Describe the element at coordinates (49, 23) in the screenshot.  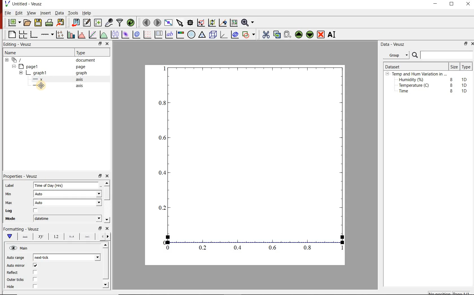
I see `print the document` at that location.